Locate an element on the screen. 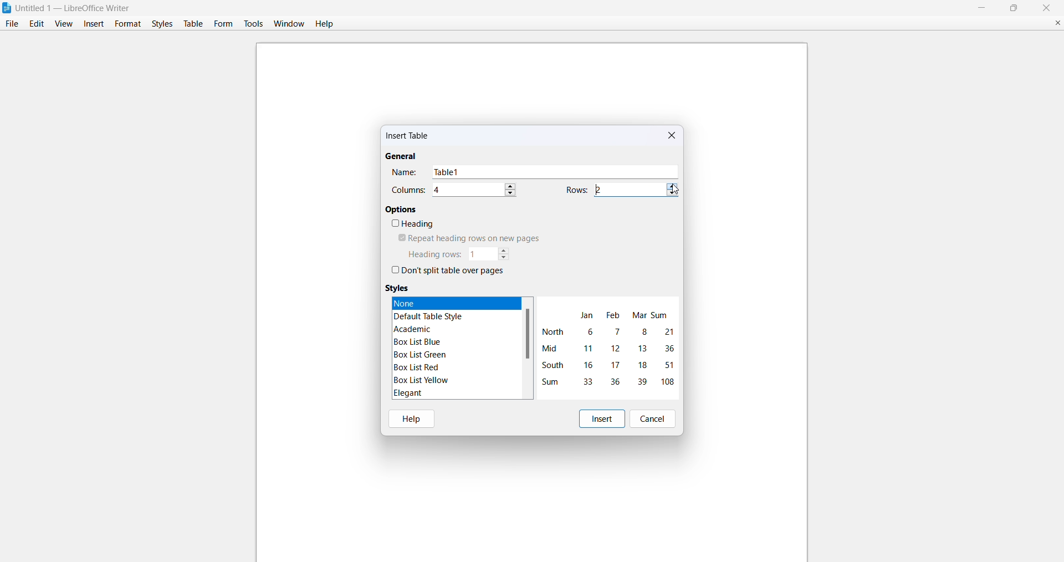 This screenshot has width=1064, height=562. insert is located at coordinates (601, 418).